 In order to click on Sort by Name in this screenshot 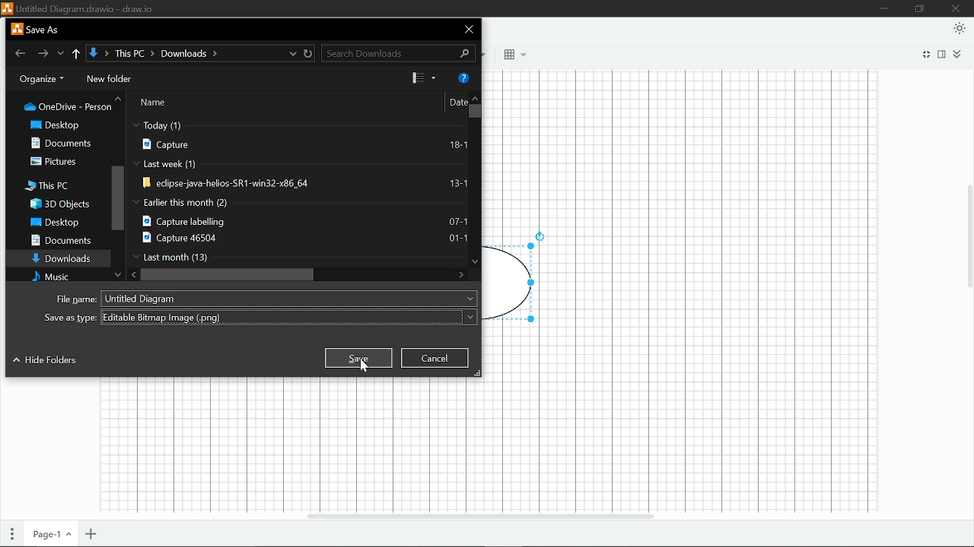, I will do `click(184, 103)`.